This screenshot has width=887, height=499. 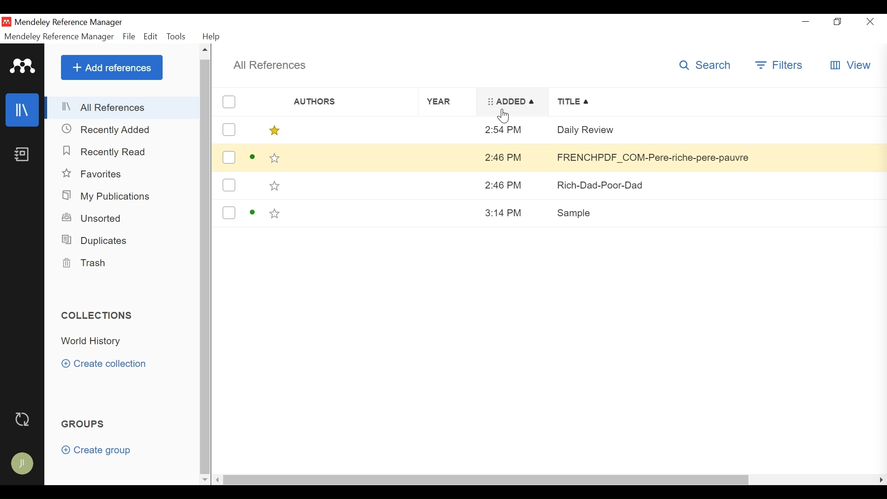 What do you see at coordinates (96, 218) in the screenshot?
I see `Unsorted` at bounding box center [96, 218].